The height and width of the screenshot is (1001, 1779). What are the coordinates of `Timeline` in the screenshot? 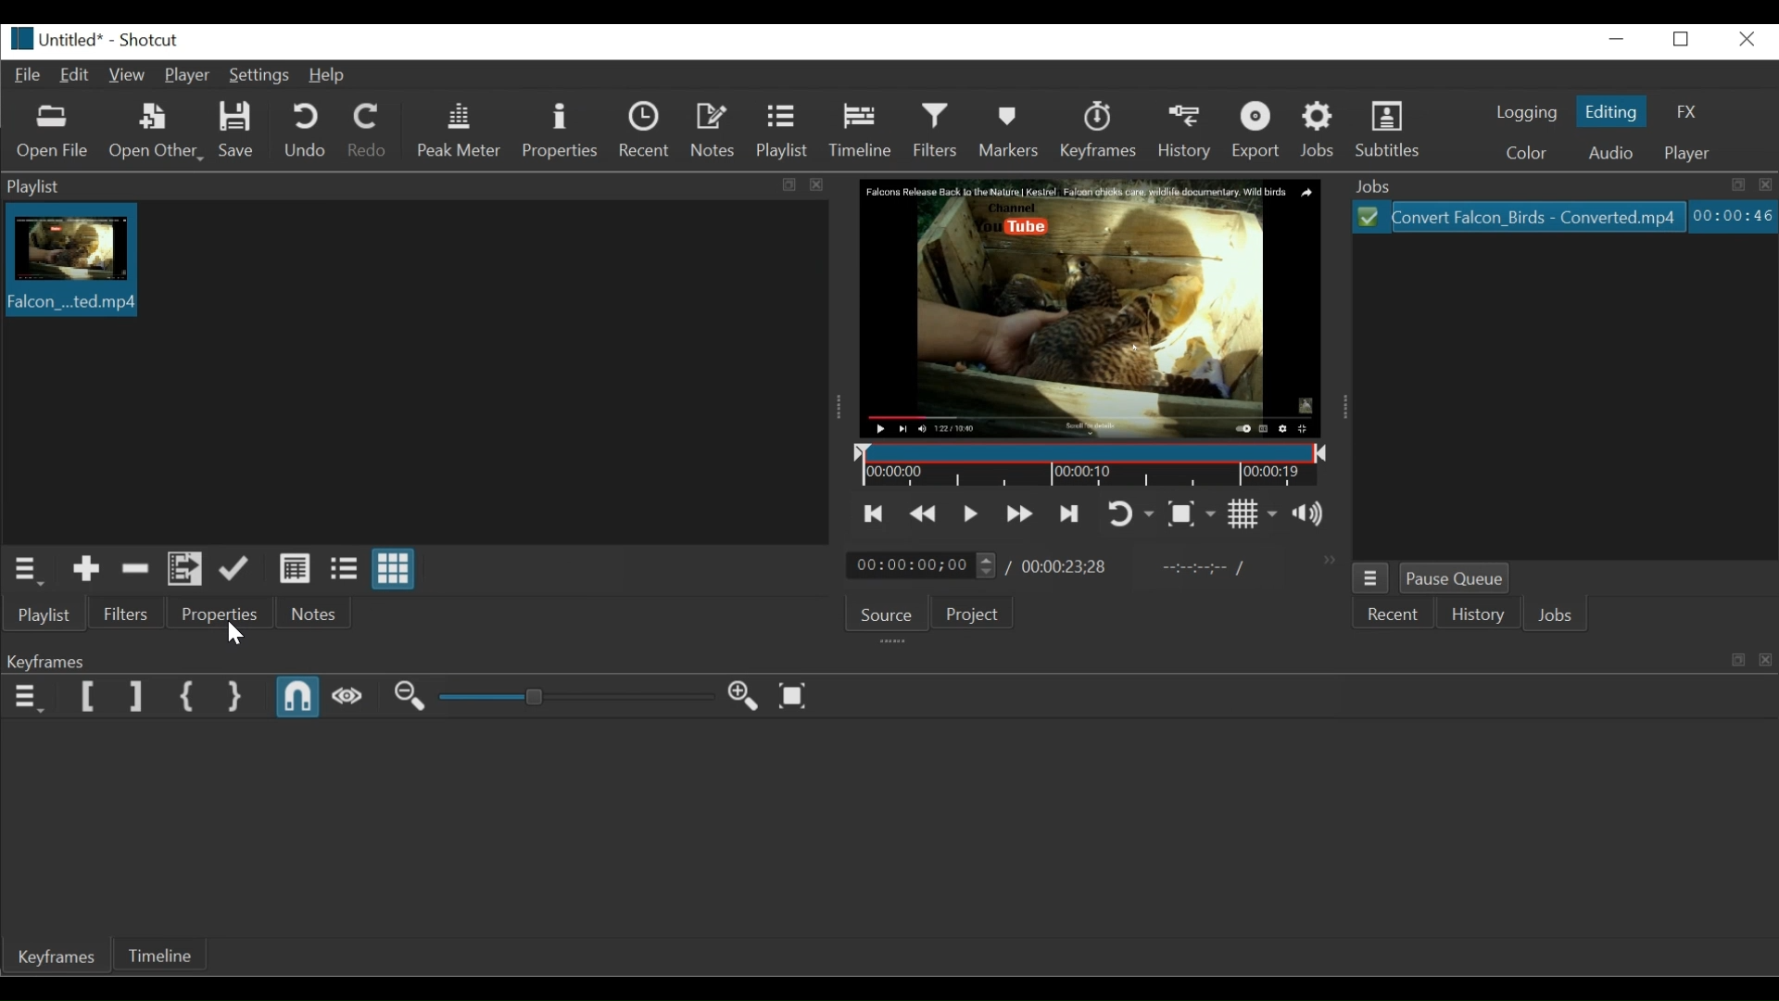 It's located at (1087, 464).